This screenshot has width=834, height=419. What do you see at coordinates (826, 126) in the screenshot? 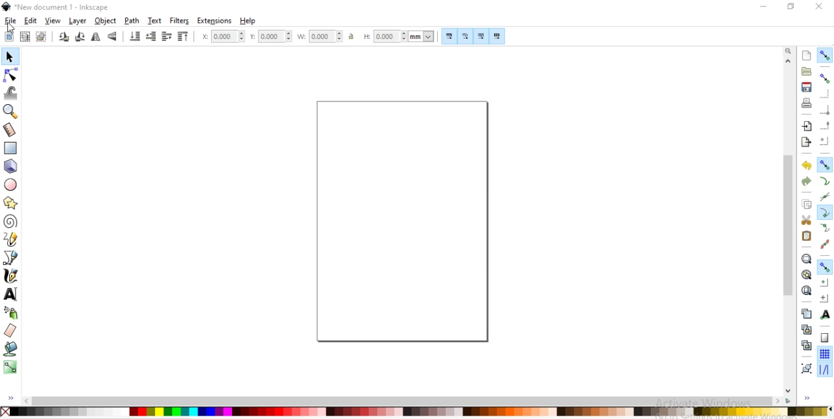
I see `snap midpoints of bounding box edges` at bounding box center [826, 126].